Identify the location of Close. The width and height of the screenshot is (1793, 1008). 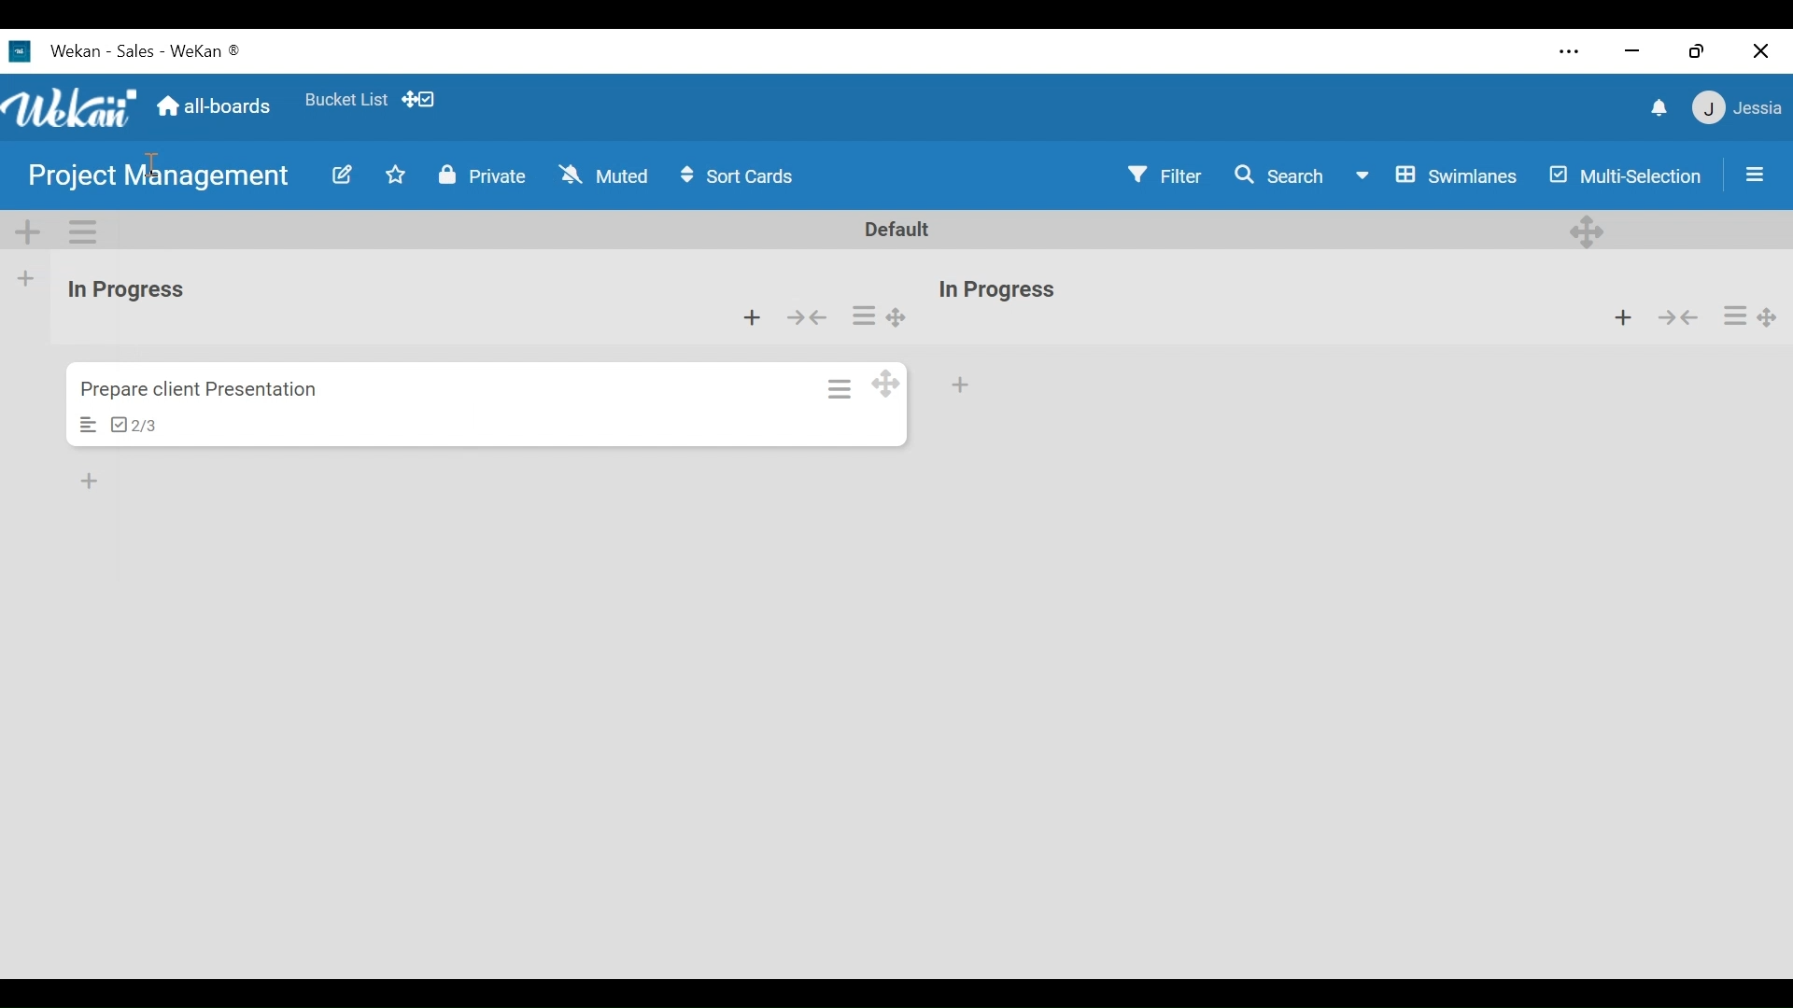
(1760, 53).